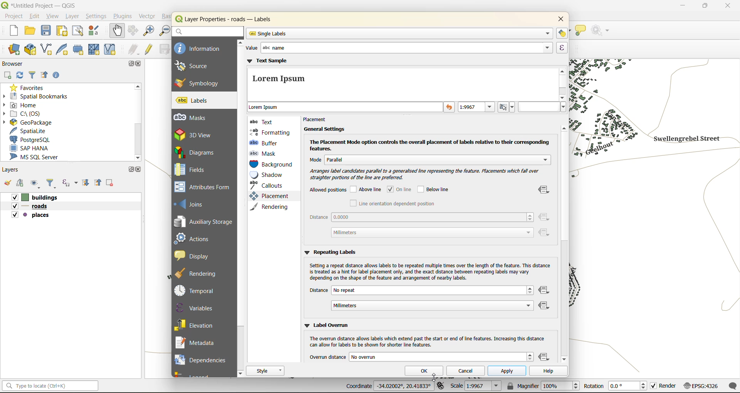 This screenshot has height=393, width=740. Describe the element at coordinates (542, 386) in the screenshot. I see `magnifier` at that location.